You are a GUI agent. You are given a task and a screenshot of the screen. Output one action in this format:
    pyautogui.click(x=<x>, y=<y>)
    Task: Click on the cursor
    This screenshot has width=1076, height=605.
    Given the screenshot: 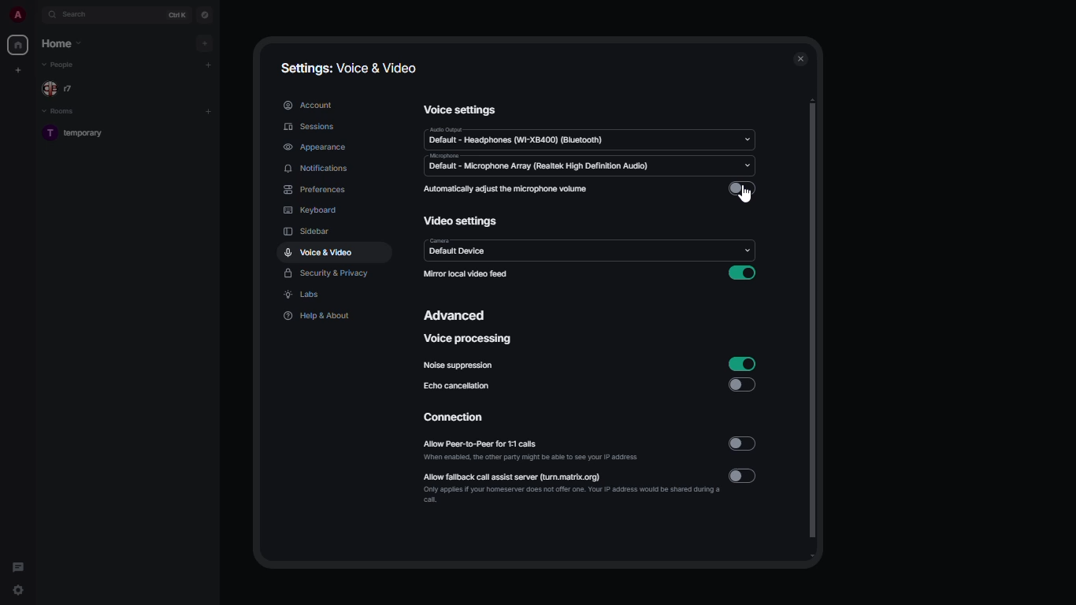 What is the action you would take?
    pyautogui.click(x=745, y=198)
    